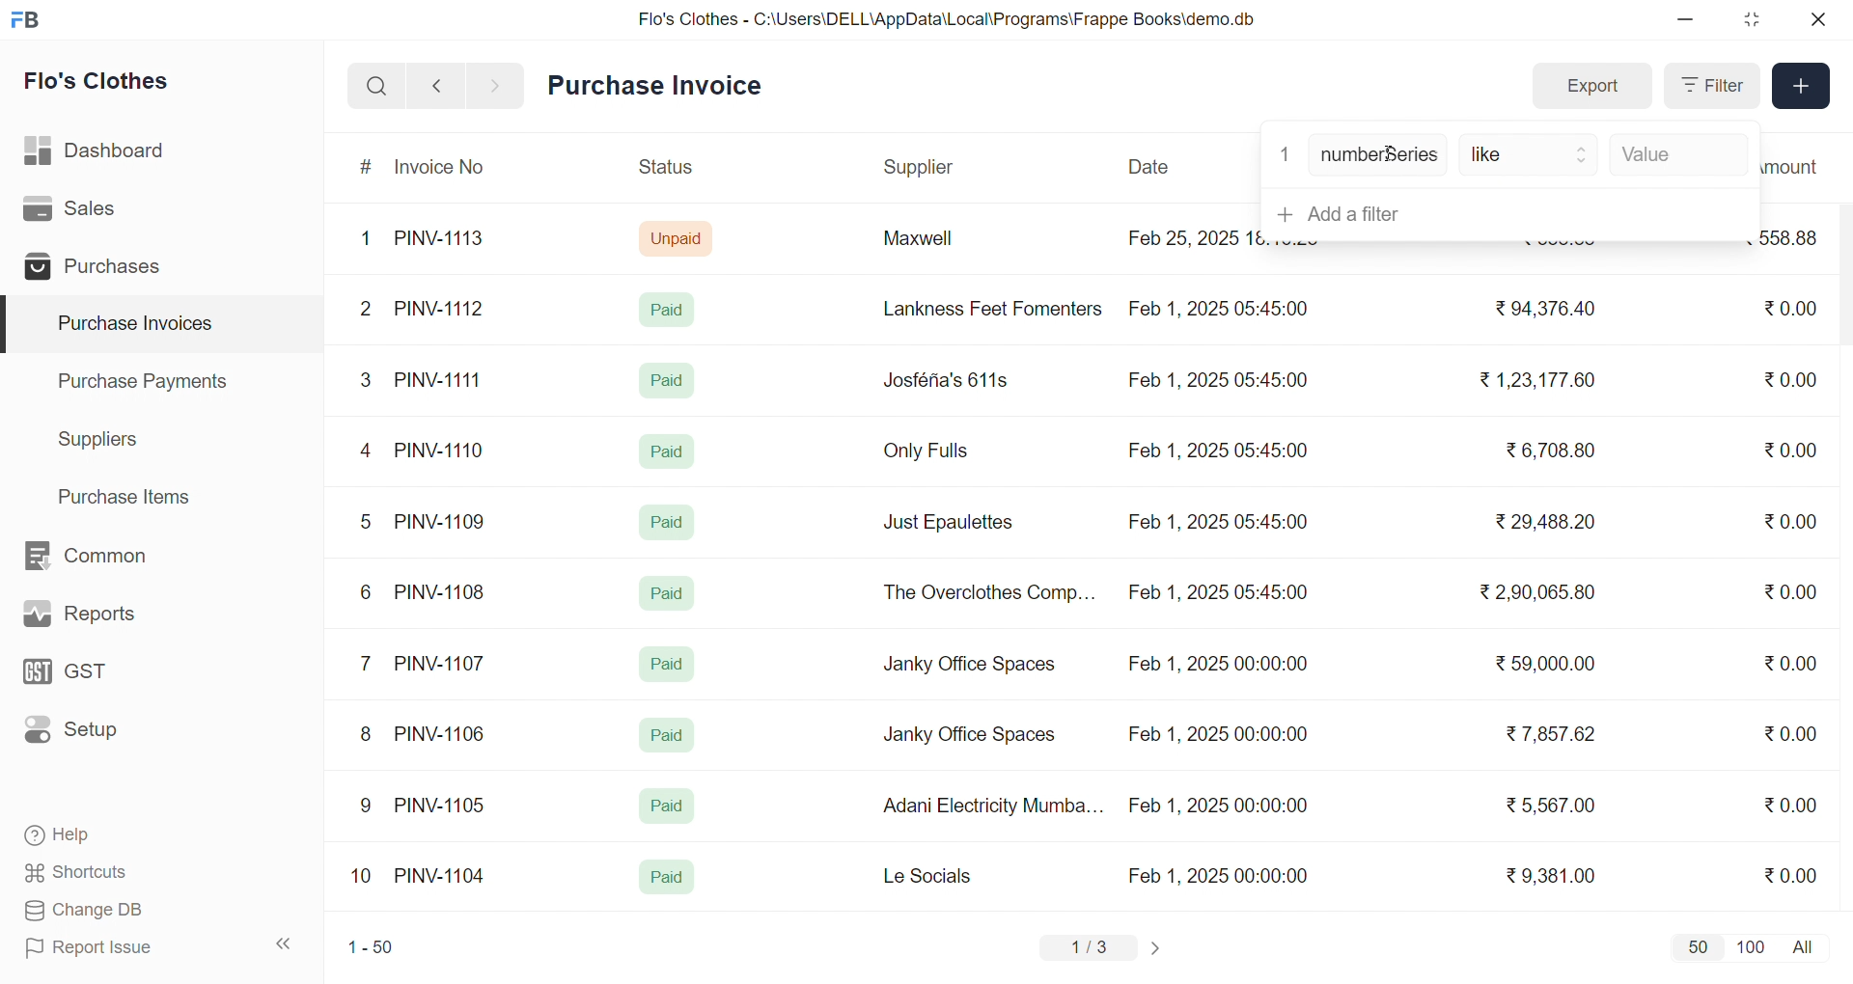 This screenshot has width=1853, height=984. I want to click on Paid, so click(668, 735).